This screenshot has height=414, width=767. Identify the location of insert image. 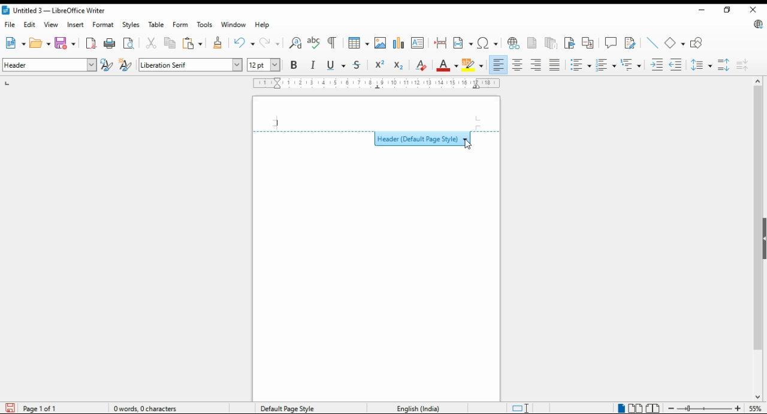
(381, 42).